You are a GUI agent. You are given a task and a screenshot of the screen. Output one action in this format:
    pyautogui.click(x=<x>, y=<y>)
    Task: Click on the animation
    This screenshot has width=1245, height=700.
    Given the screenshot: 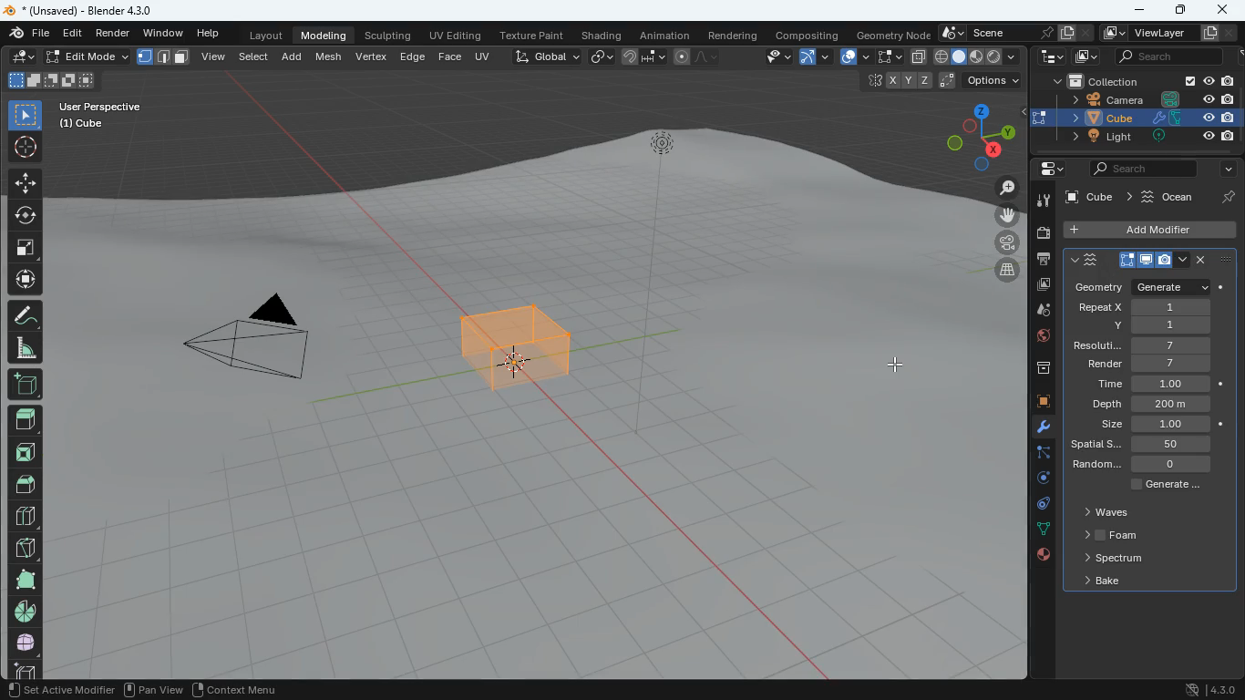 What is the action you would take?
    pyautogui.click(x=666, y=33)
    